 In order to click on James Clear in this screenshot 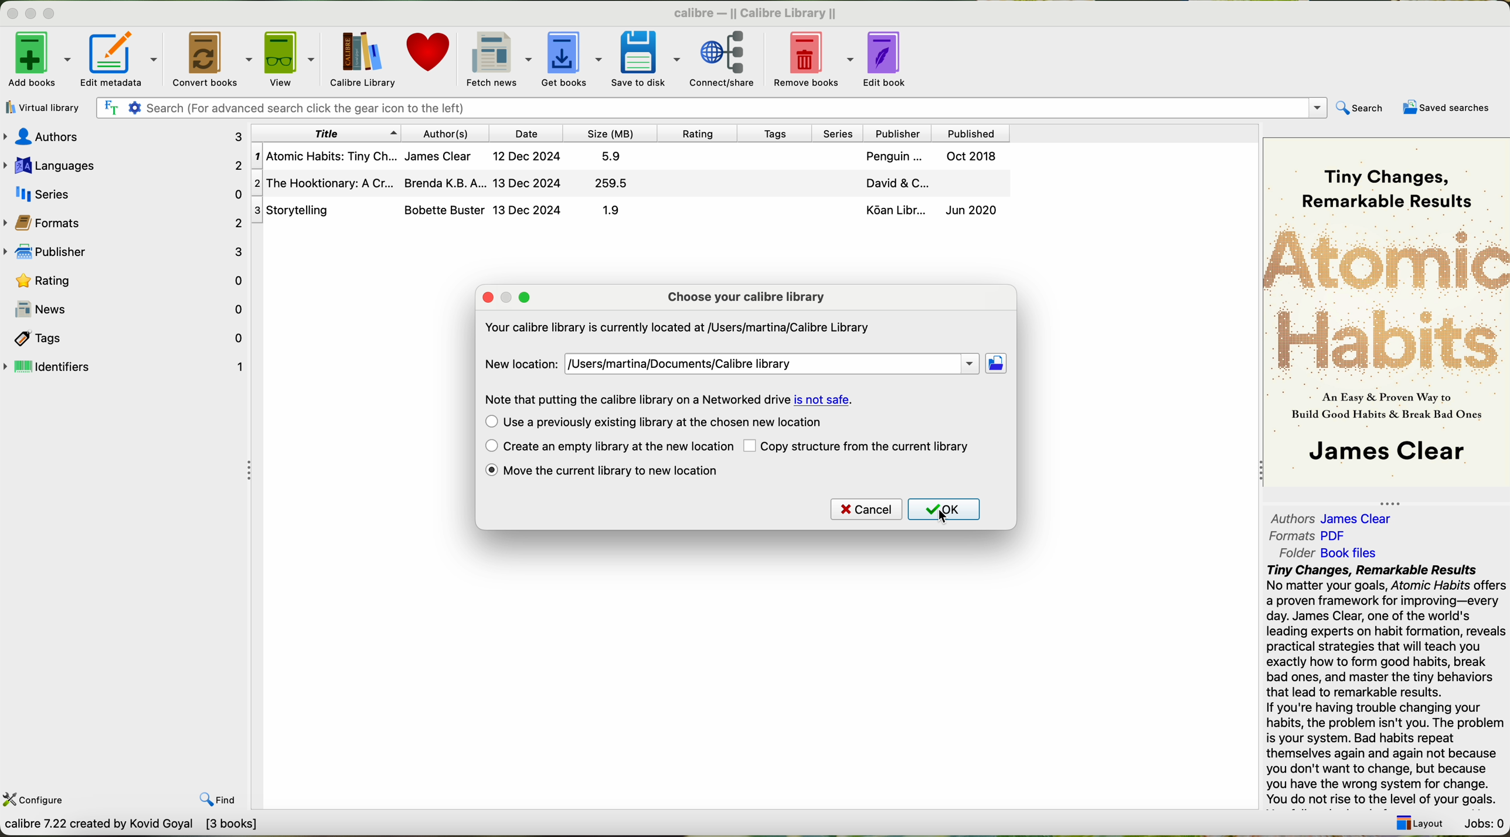, I will do `click(1361, 519)`.